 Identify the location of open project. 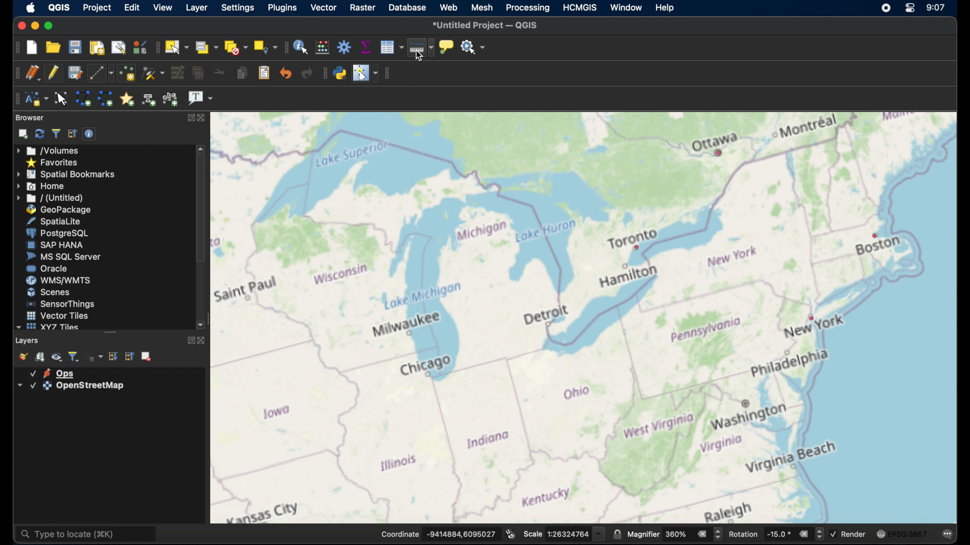
(55, 47).